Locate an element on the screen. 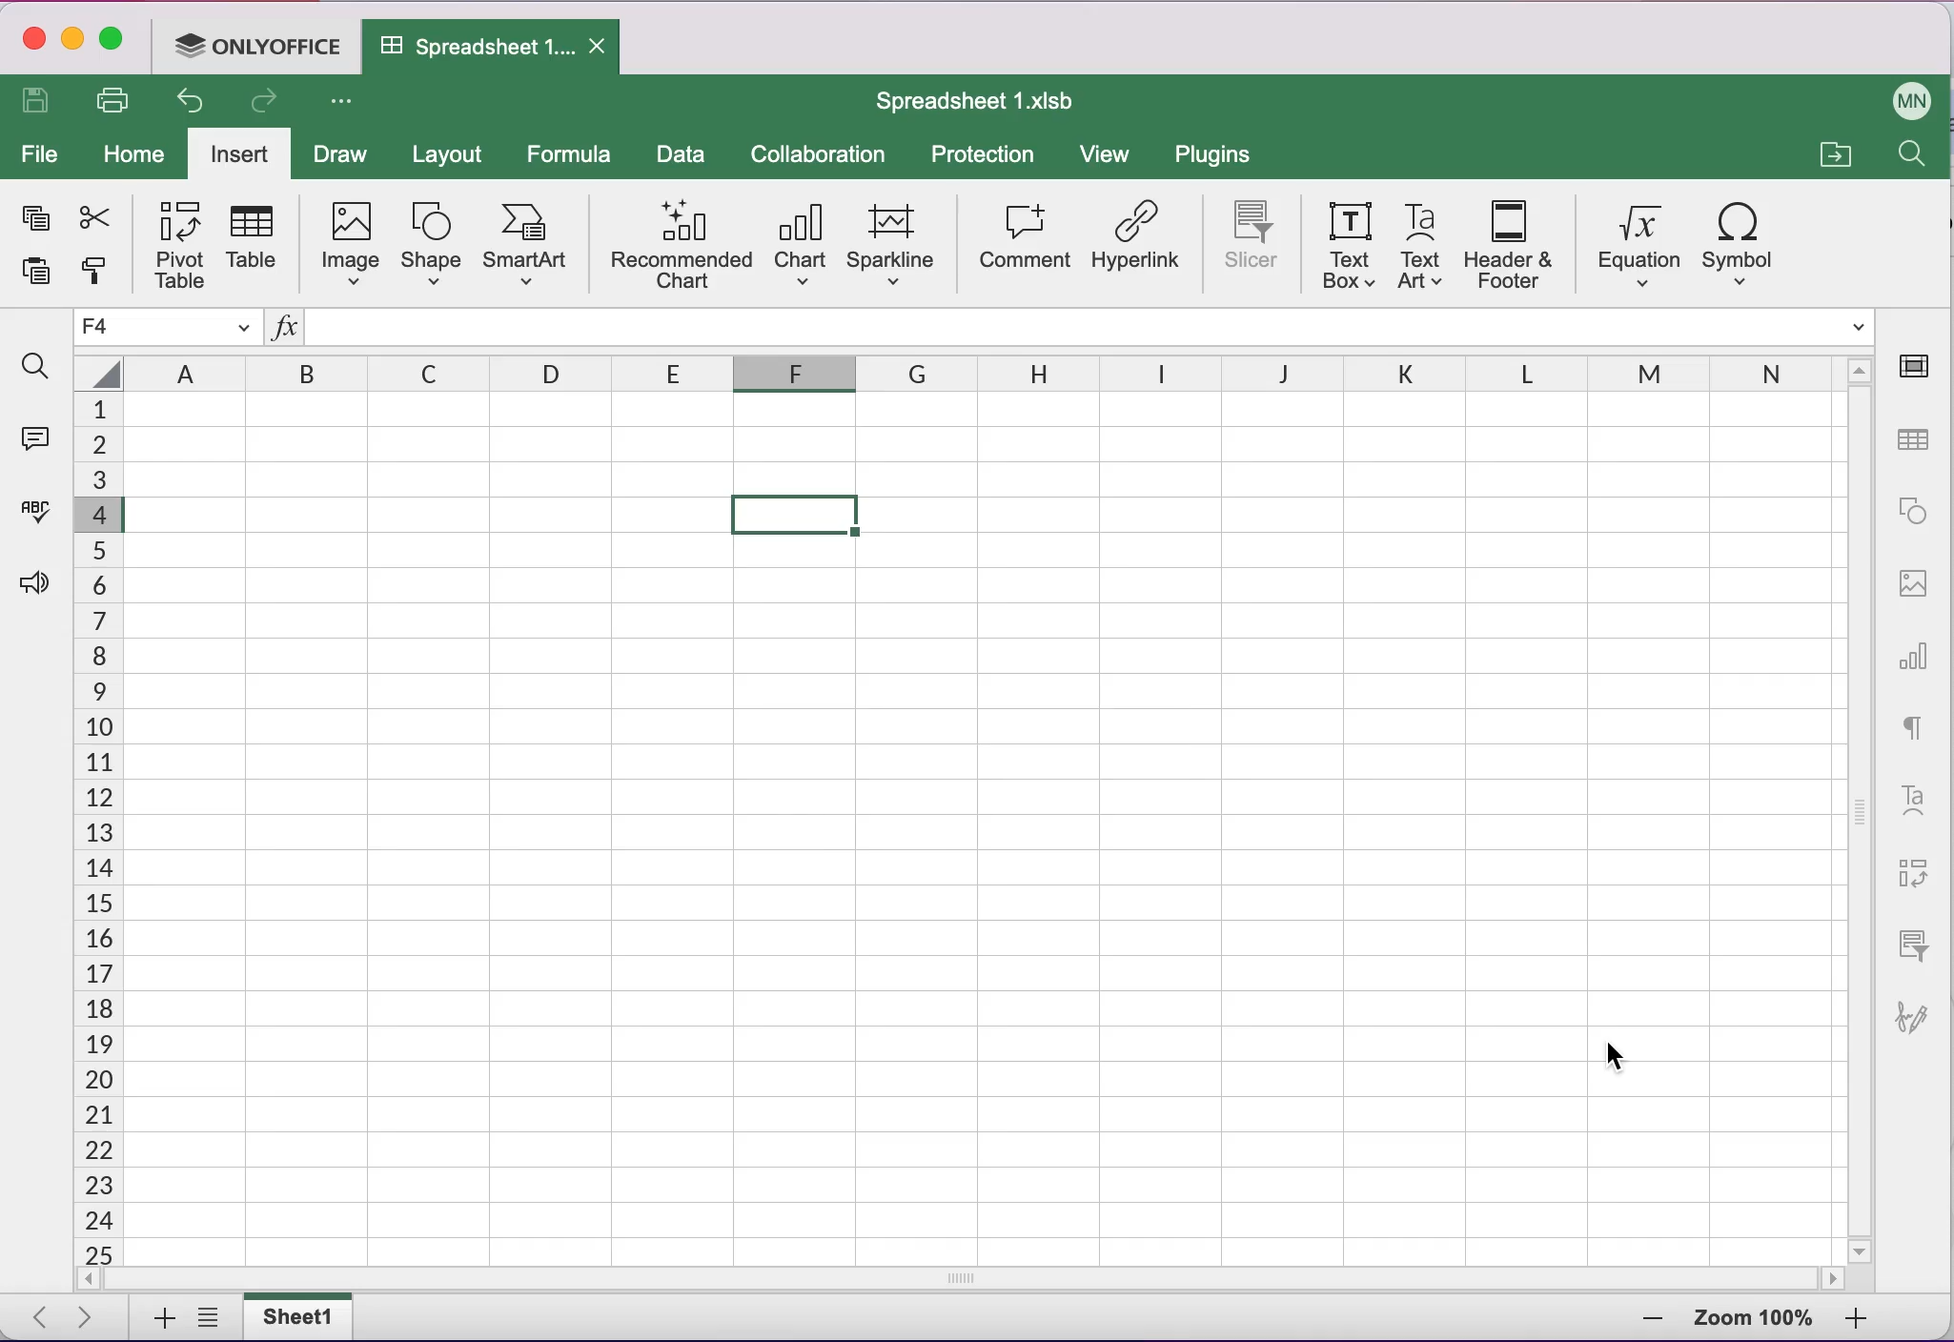 The width and height of the screenshot is (1954, 1342). home is located at coordinates (127, 152).